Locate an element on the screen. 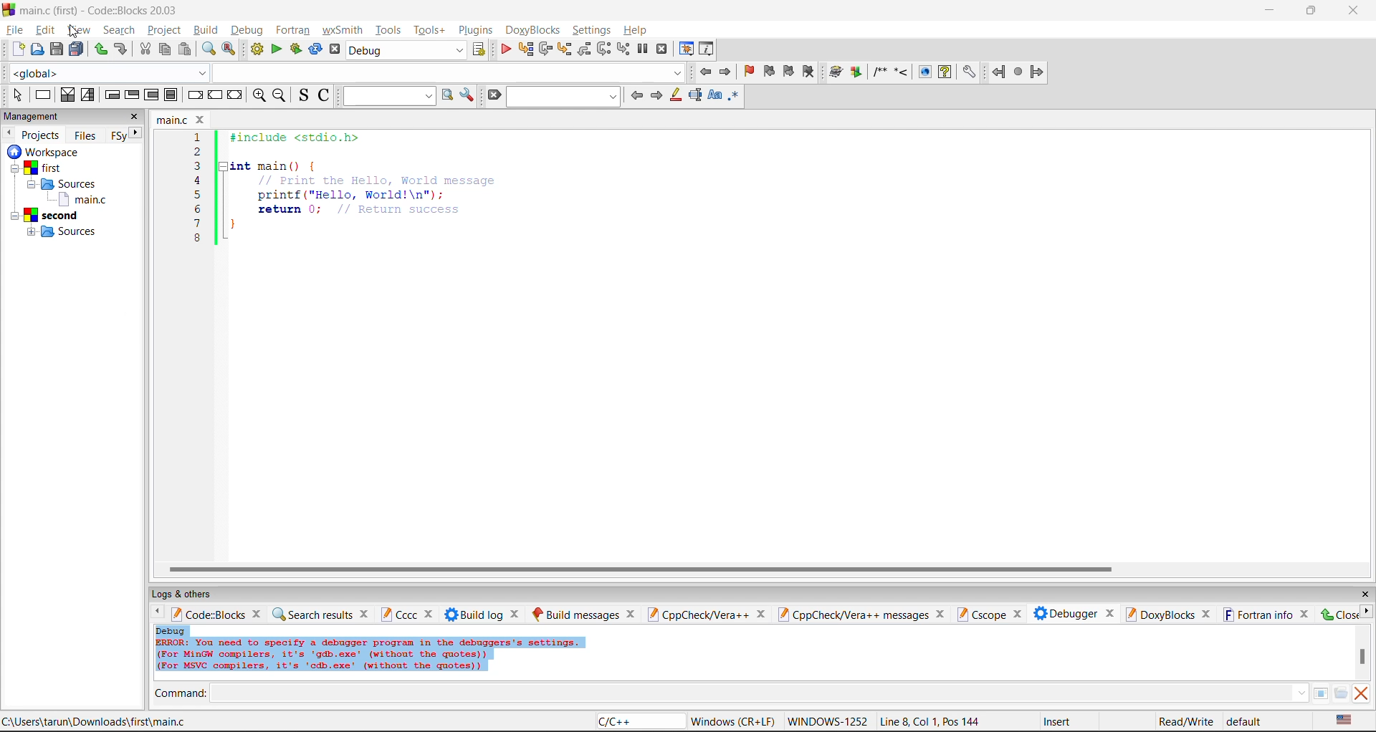  previous is located at coordinates (634, 95).